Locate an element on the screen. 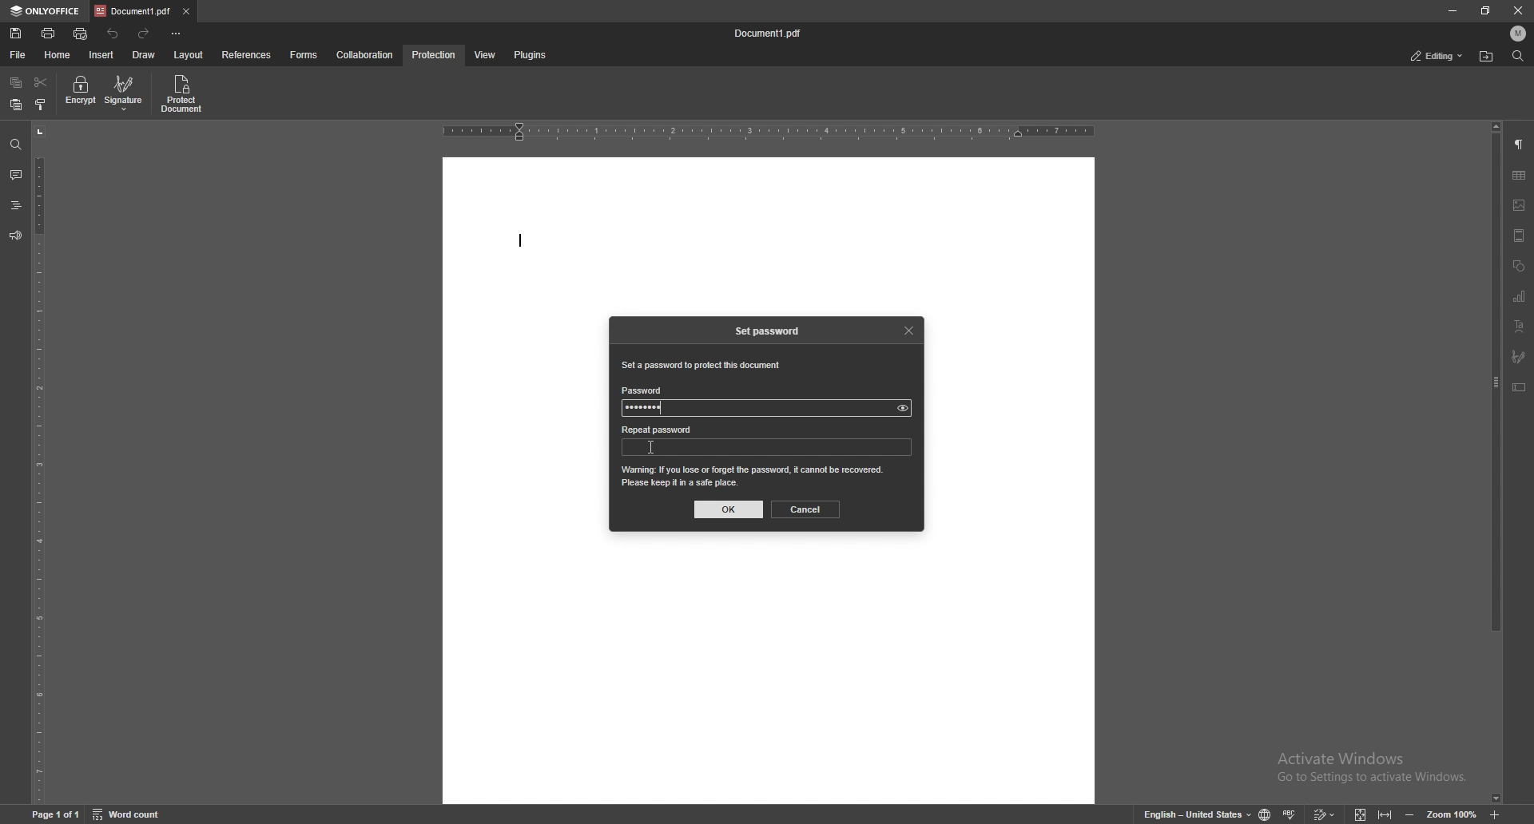  minimize is located at coordinates (1452, 10).